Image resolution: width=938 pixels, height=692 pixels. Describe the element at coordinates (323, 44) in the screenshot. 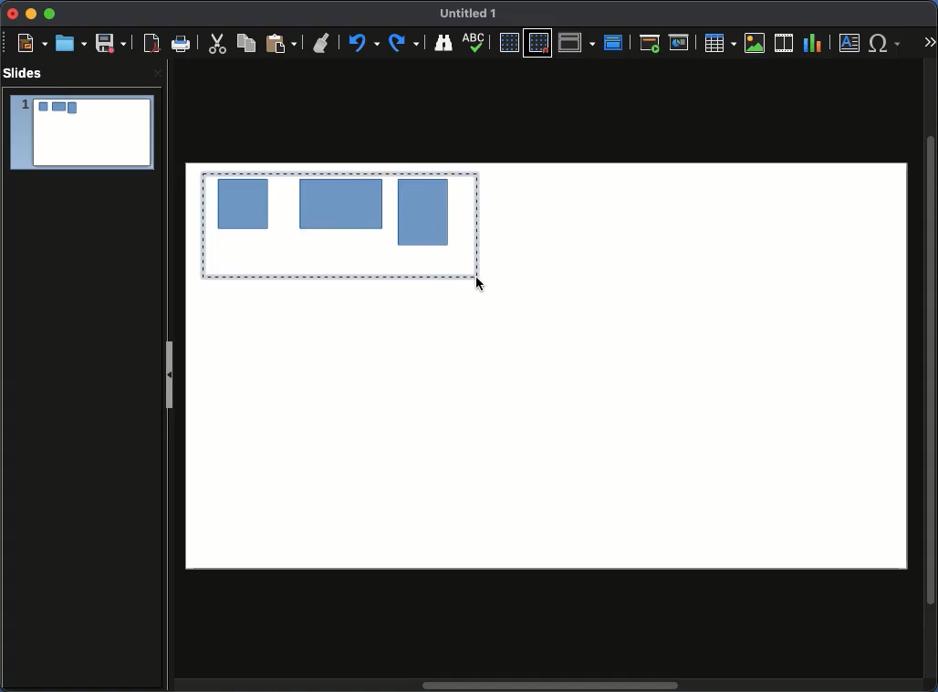

I see `Clone formatting` at that location.